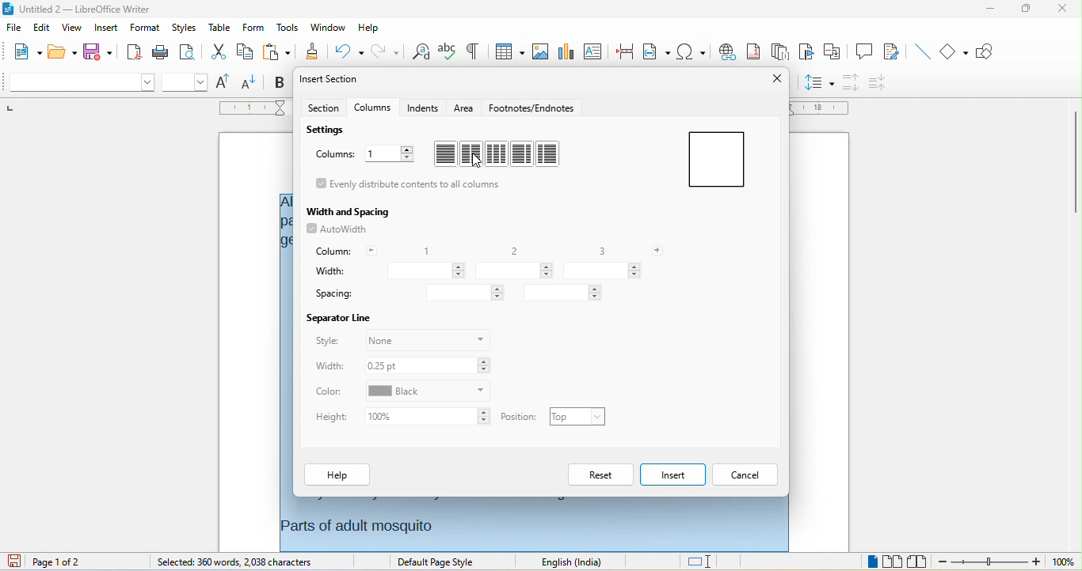 Image resolution: width=1082 pixels, height=571 pixels. Describe the element at coordinates (375, 108) in the screenshot. I see `columns` at that location.